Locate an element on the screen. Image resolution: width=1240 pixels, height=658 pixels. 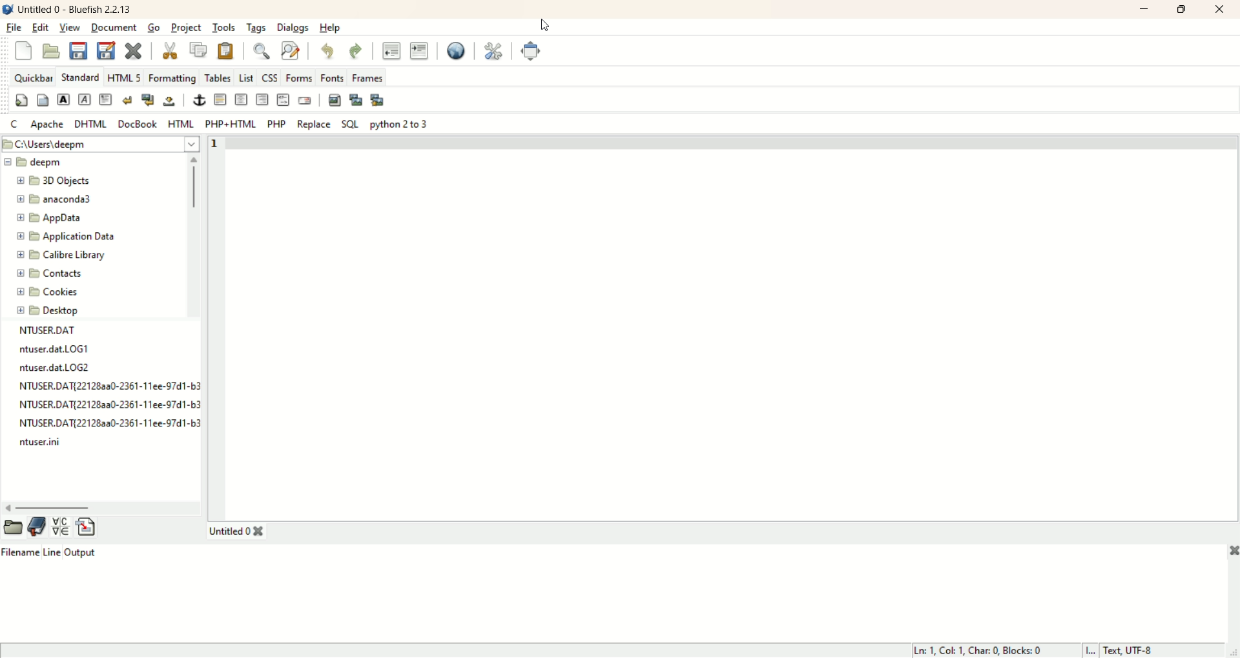
deepm is located at coordinates (36, 163).